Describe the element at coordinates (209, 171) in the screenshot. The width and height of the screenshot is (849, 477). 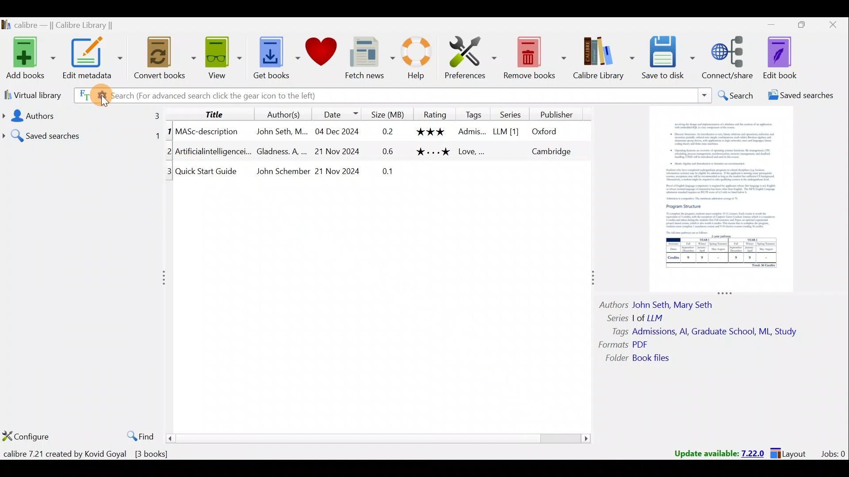
I see `Quick Start Guide` at that location.